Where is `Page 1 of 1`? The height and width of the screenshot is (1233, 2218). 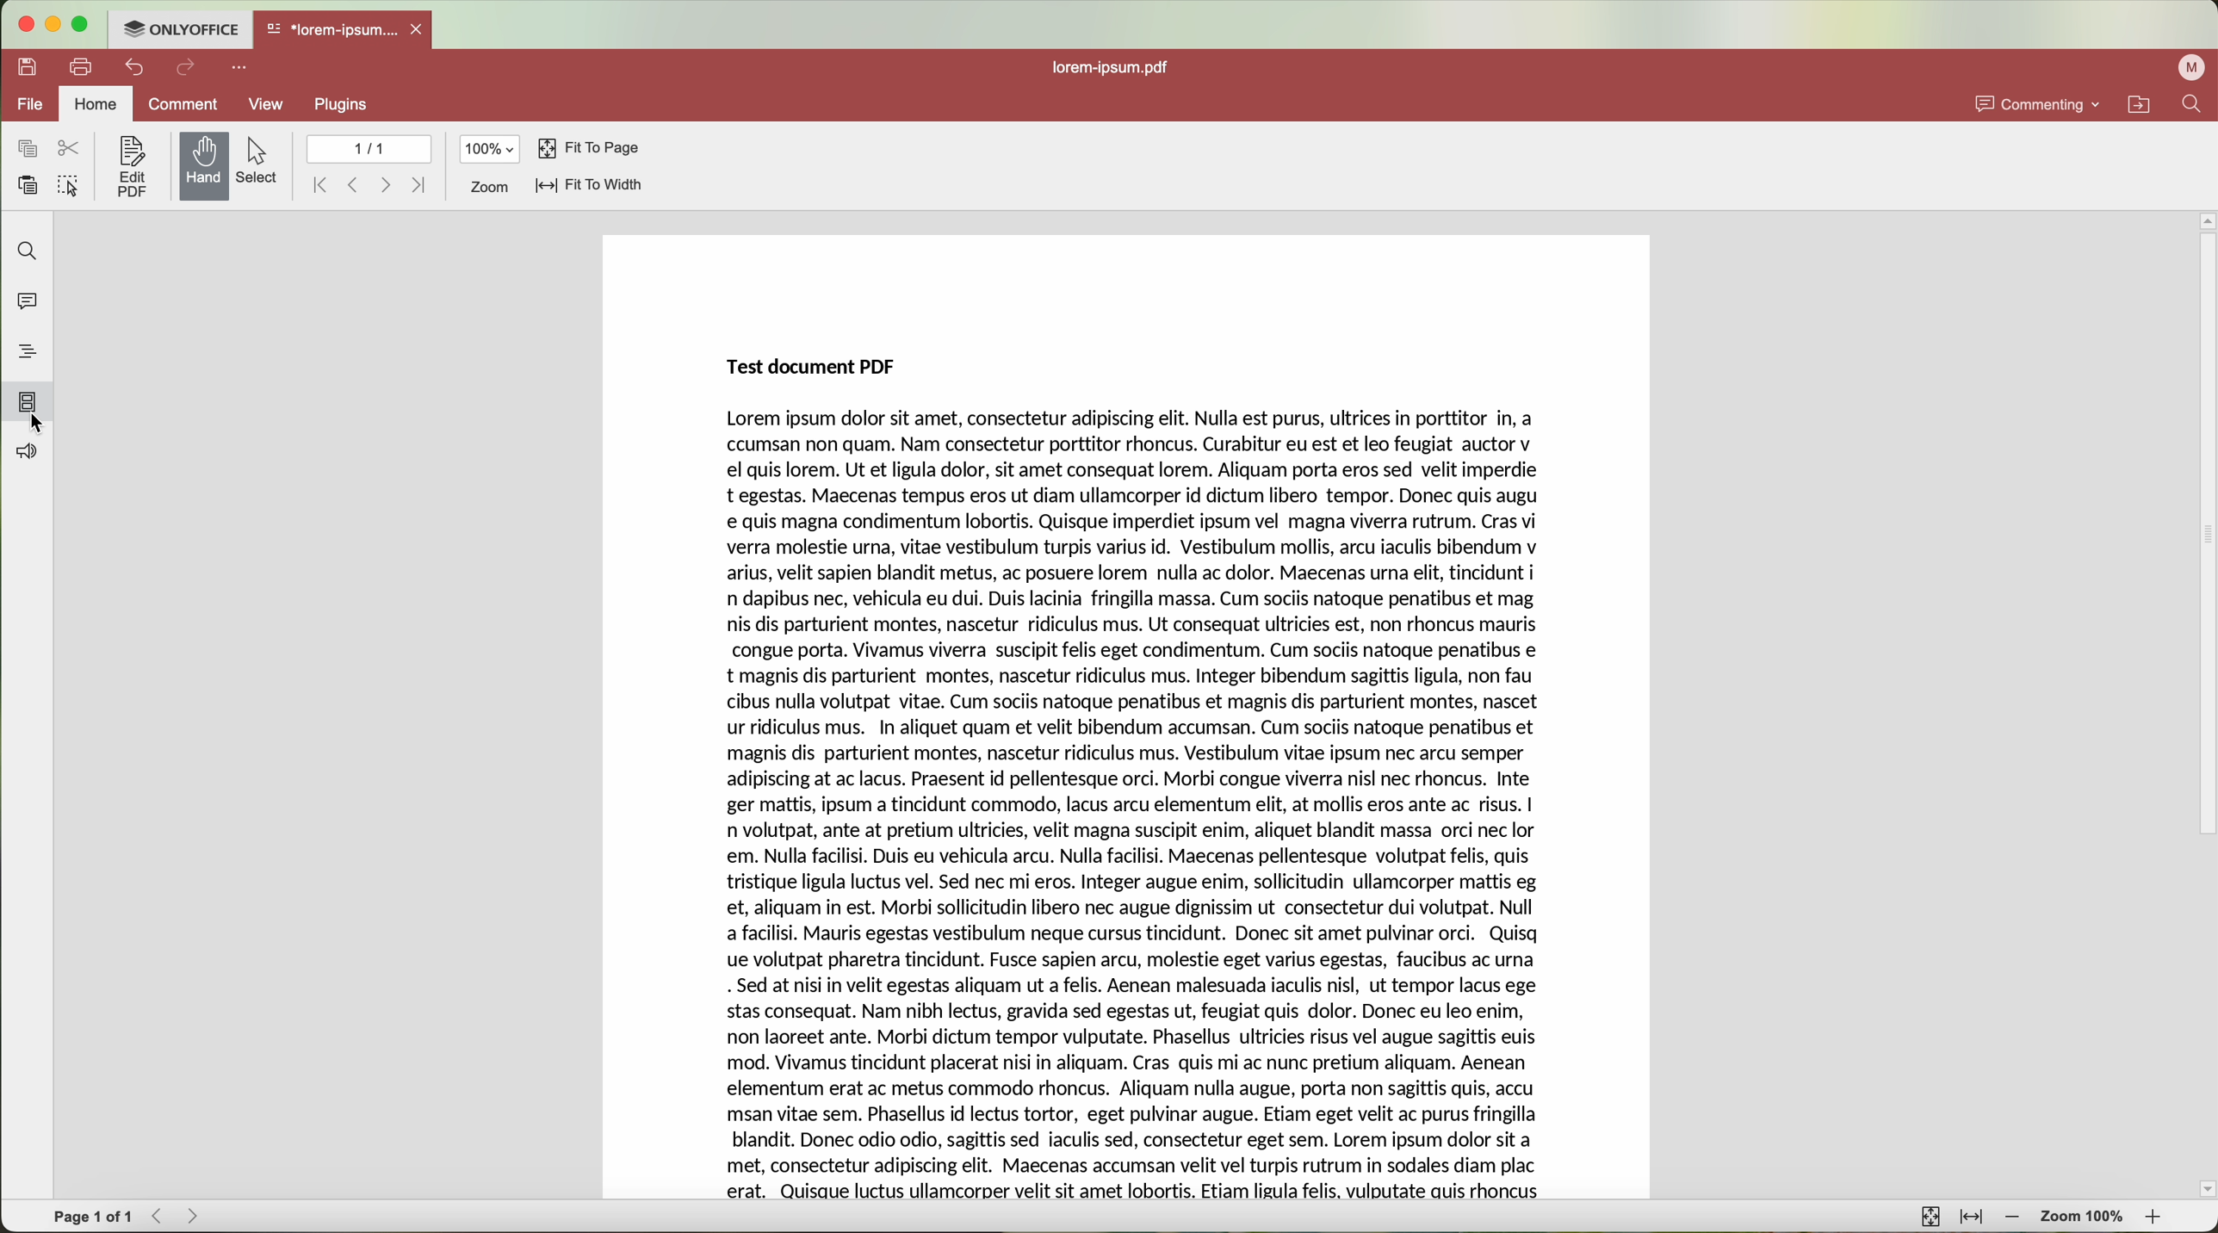 Page 1 of 1 is located at coordinates (91, 1216).